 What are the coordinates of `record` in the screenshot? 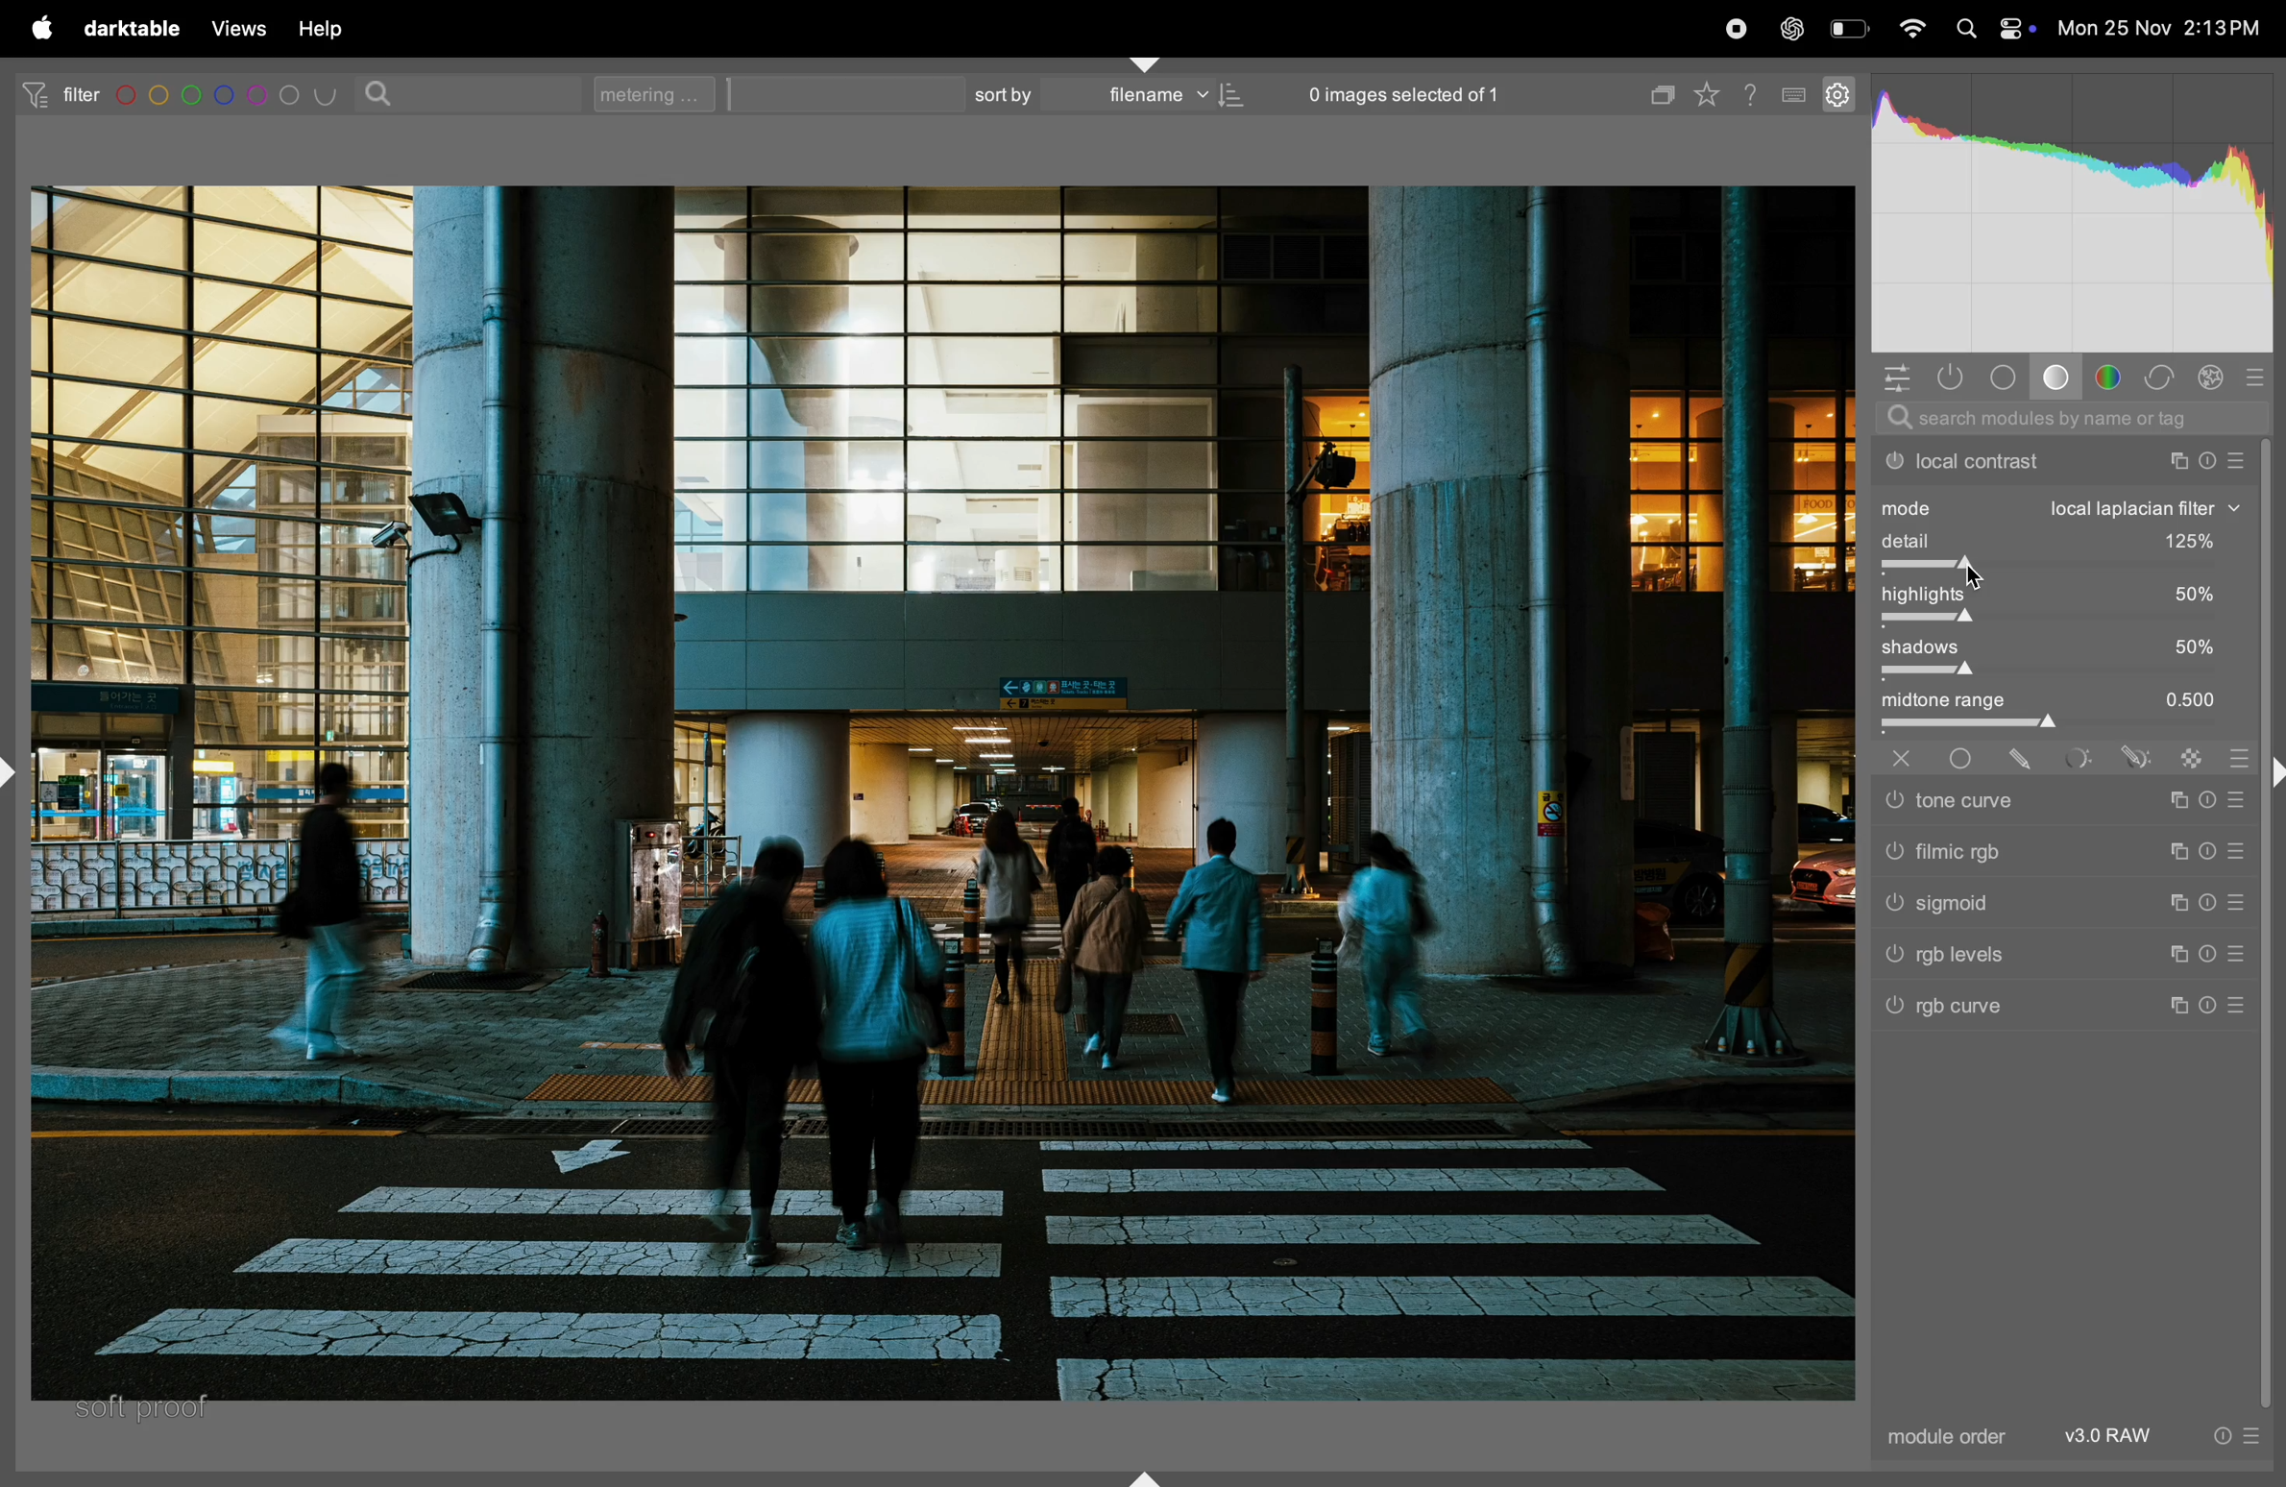 It's located at (1738, 28).